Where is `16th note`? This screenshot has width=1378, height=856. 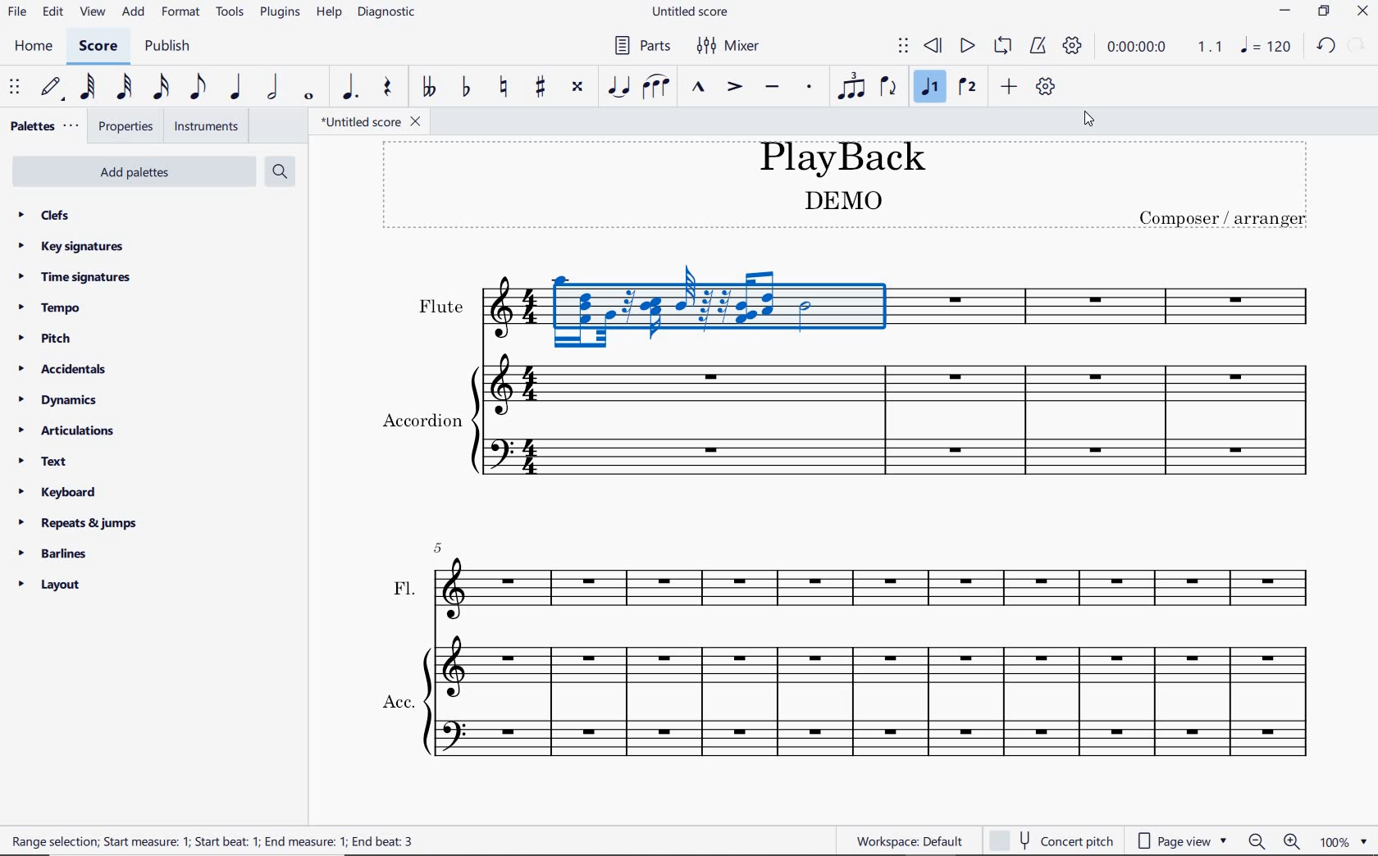
16th note is located at coordinates (162, 89).